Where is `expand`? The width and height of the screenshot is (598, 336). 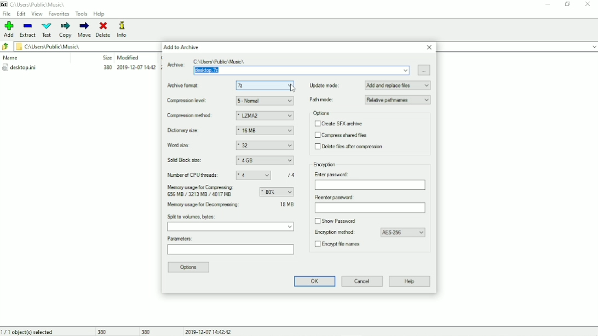 expand is located at coordinates (594, 47).